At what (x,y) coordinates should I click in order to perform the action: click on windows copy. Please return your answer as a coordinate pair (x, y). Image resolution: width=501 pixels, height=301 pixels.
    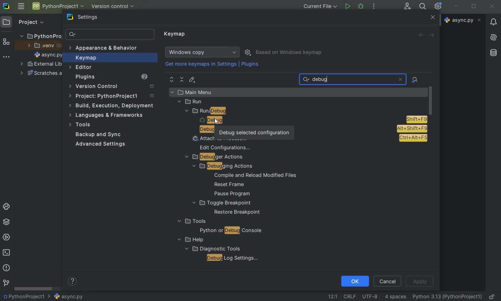
    Looking at the image, I should click on (203, 52).